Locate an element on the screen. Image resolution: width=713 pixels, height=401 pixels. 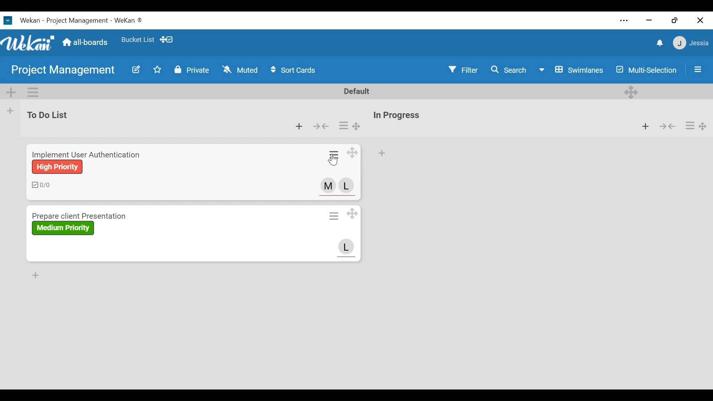
Board Name is located at coordinates (64, 71).